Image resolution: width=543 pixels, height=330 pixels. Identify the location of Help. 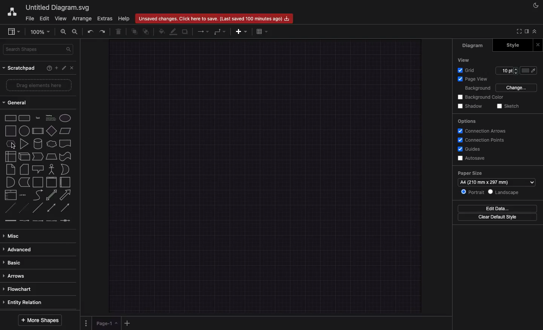
(49, 68).